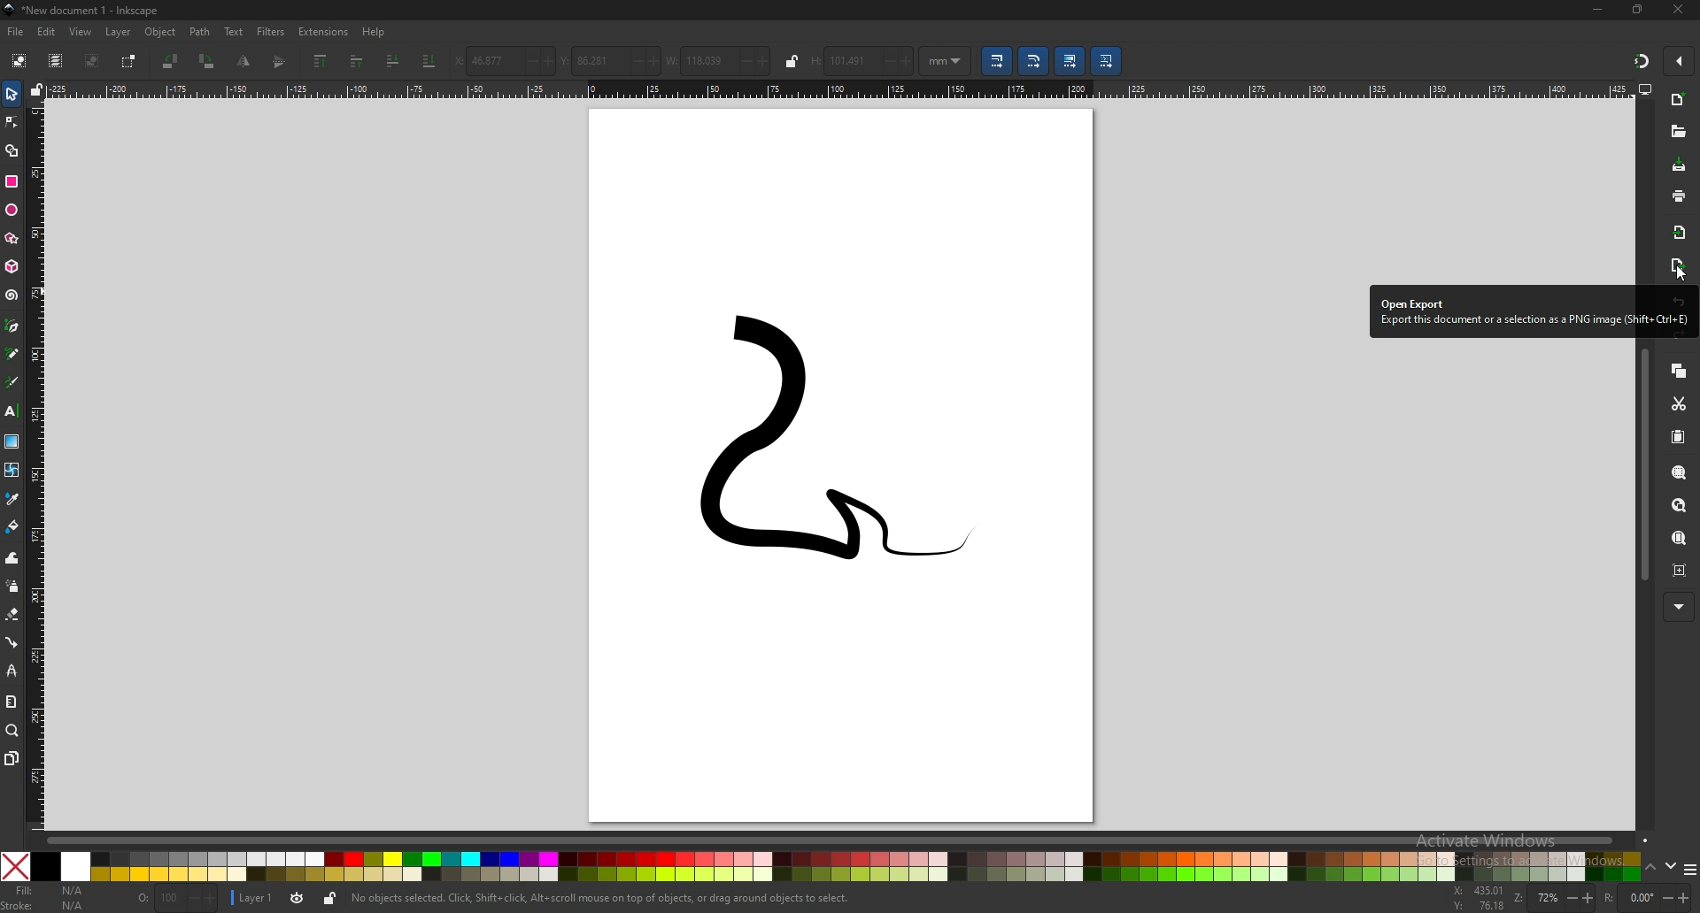 The width and height of the screenshot is (1700, 913). Describe the element at coordinates (55, 61) in the screenshot. I see `select all in all layers` at that location.